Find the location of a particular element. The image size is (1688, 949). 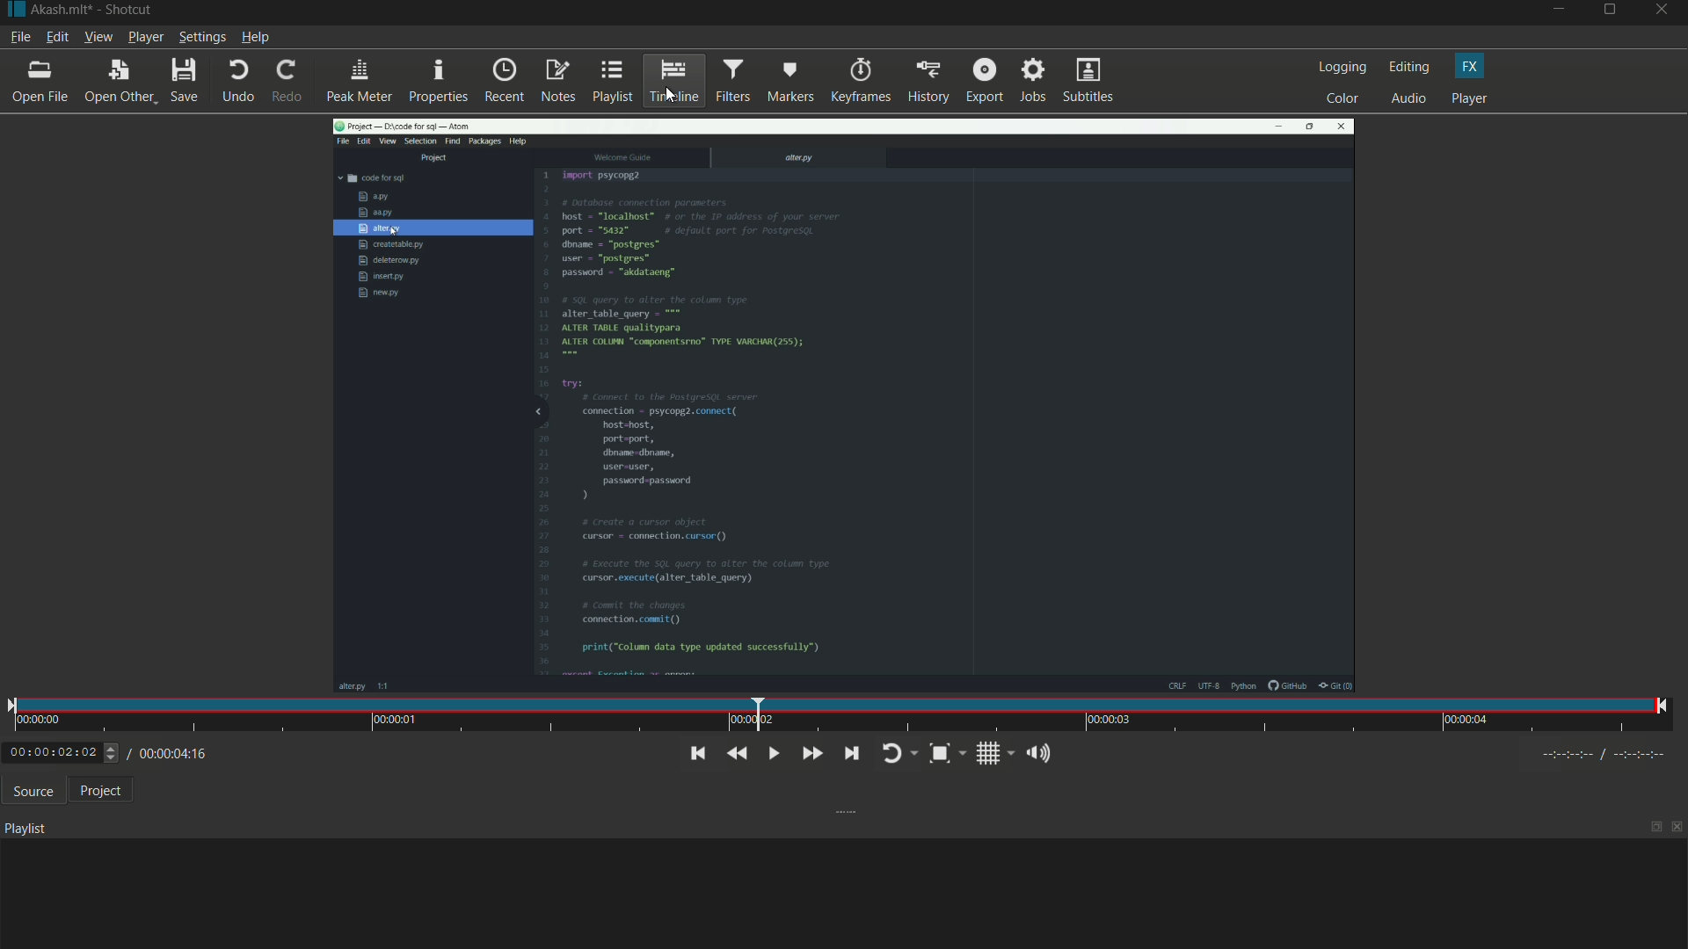

toggle player looping is located at coordinates (896, 755).